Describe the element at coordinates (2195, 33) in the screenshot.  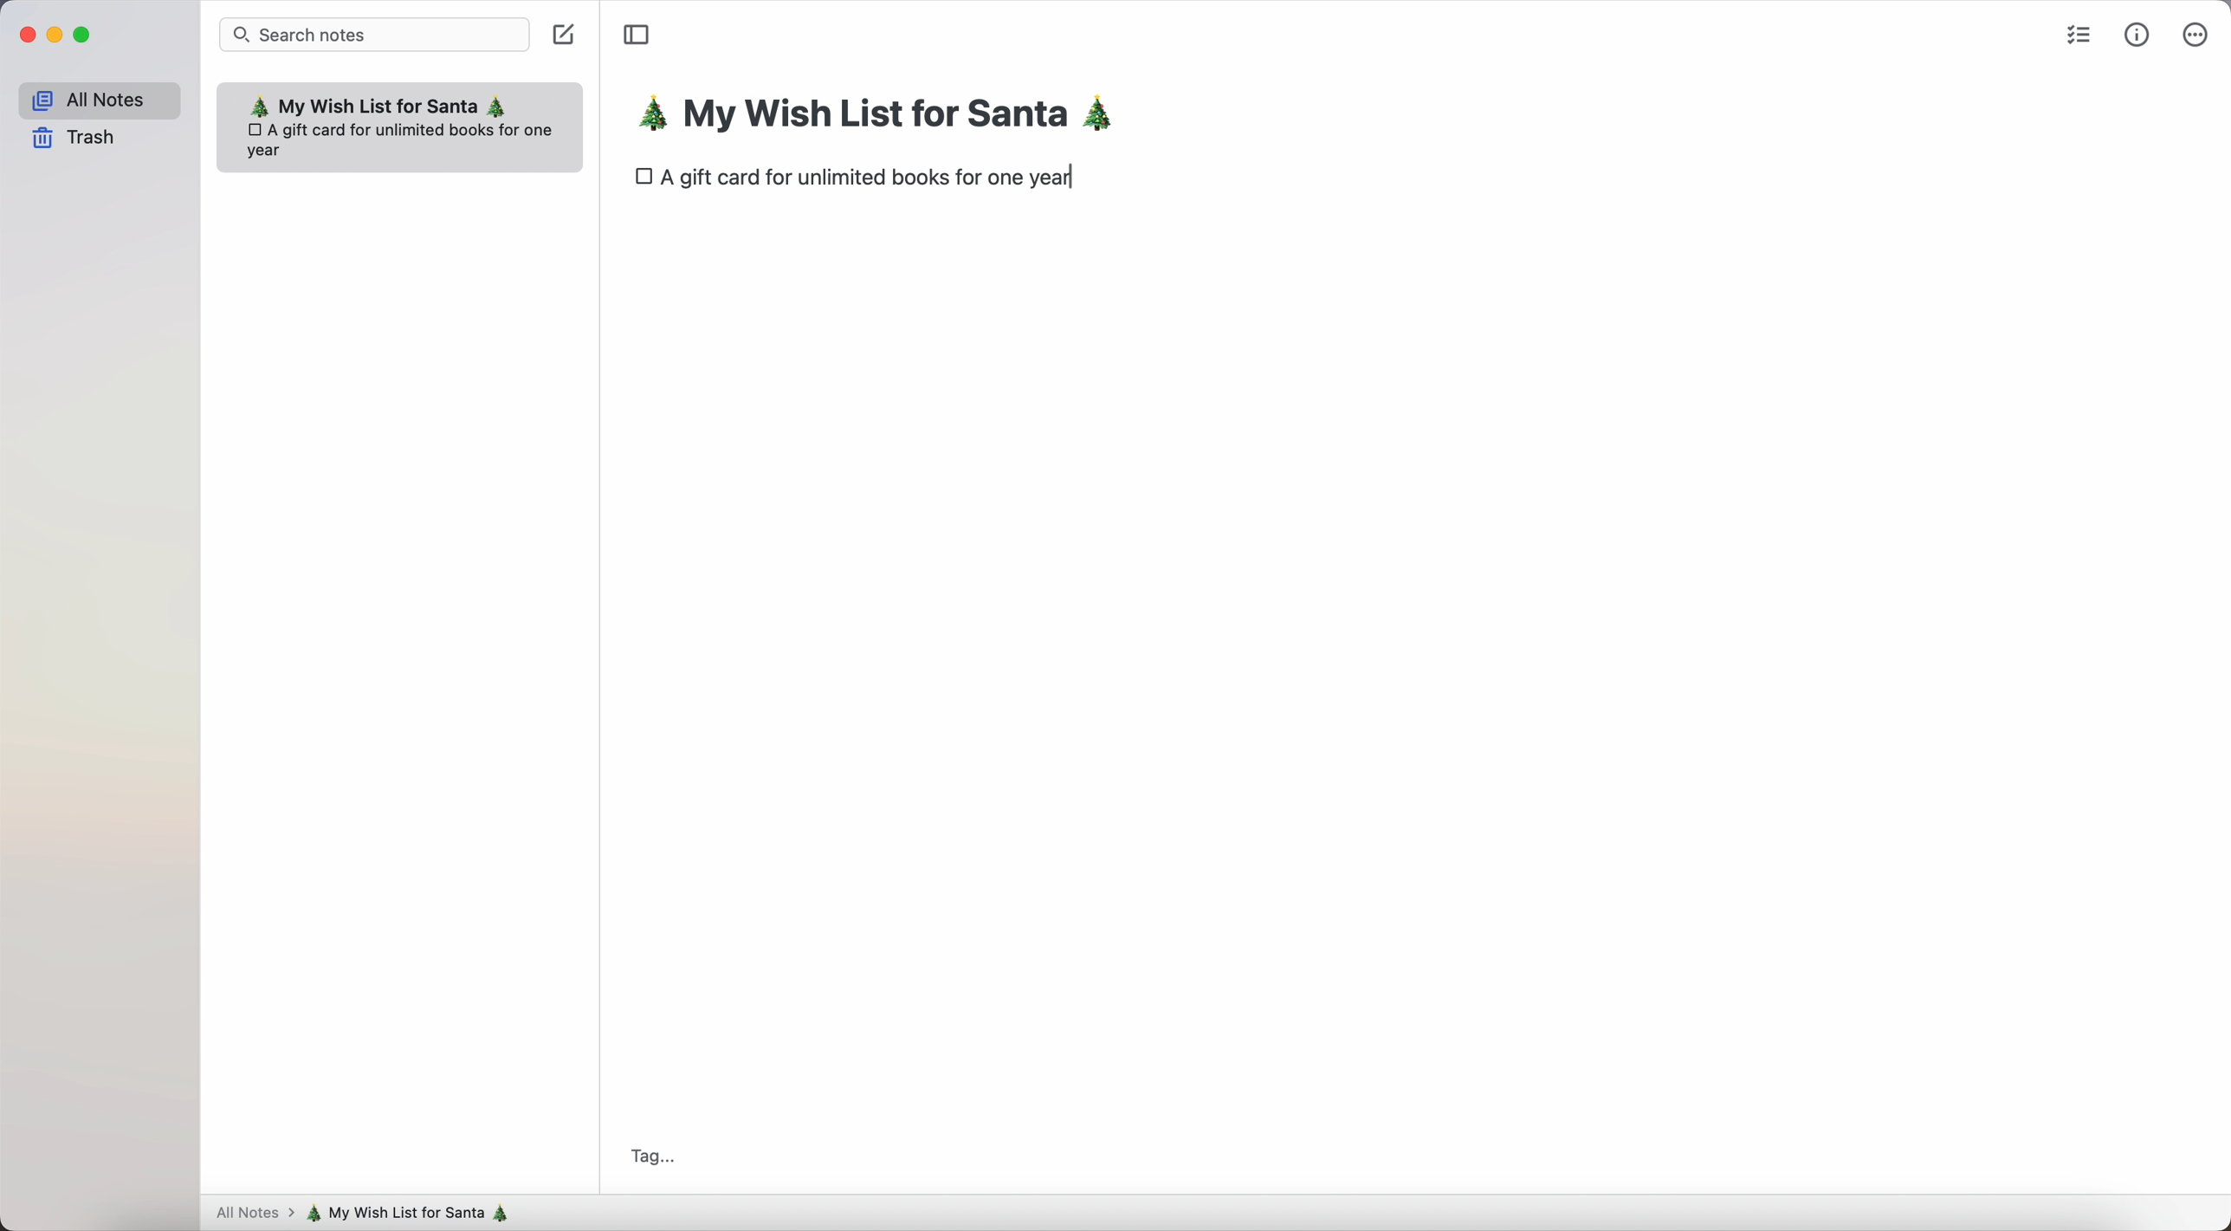
I see `more options` at that location.